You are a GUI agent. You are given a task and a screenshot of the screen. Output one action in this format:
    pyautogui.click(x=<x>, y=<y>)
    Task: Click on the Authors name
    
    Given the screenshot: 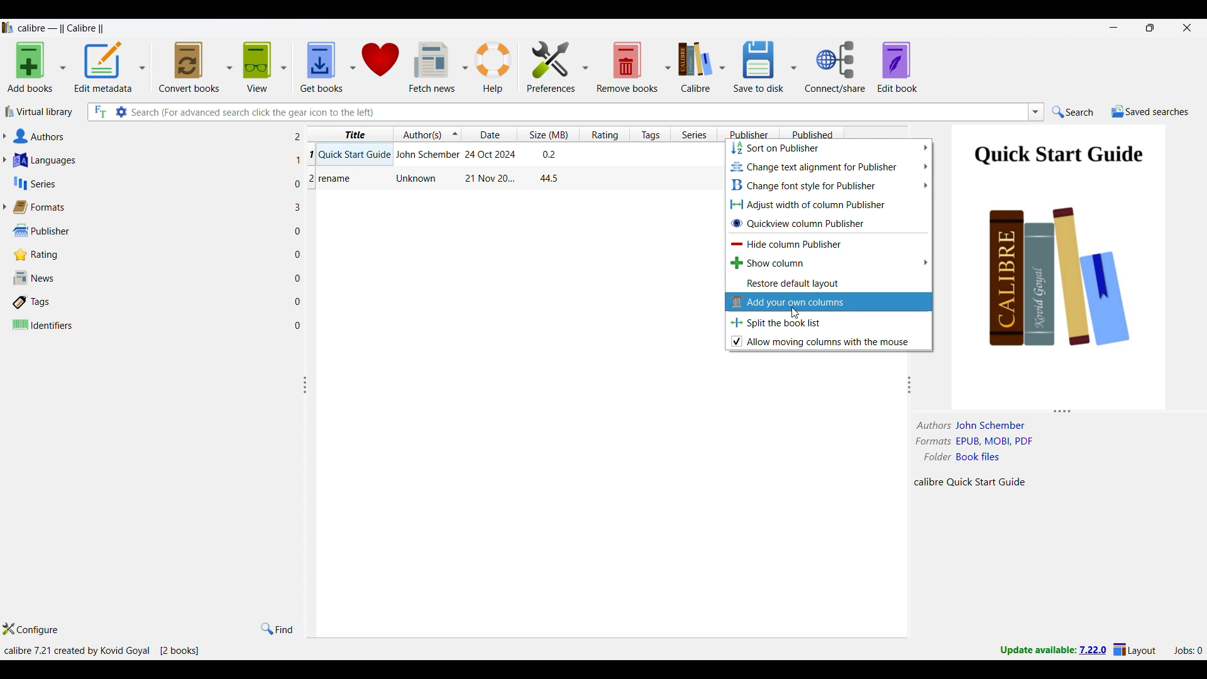 What is the action you would take?
    pyautogui.click(x=976, y=426)
    